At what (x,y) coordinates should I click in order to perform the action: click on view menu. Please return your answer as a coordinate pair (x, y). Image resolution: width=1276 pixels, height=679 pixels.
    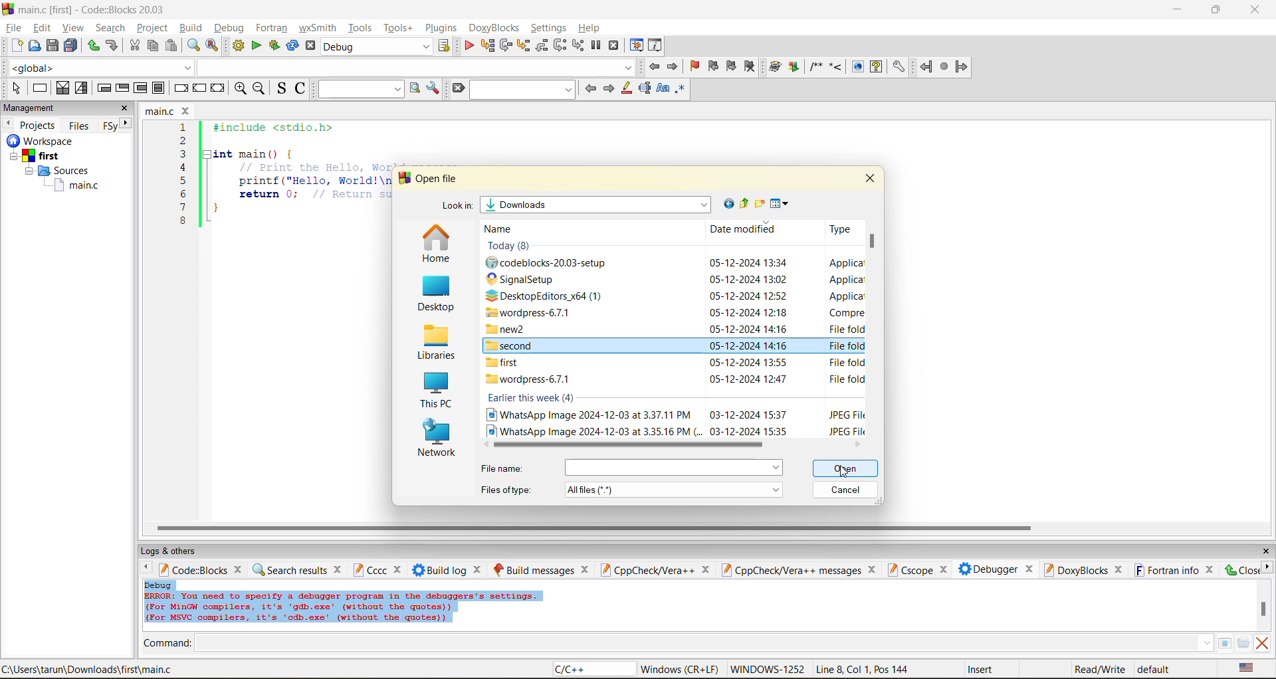
    Looking at the image, I should click on (782, 204).